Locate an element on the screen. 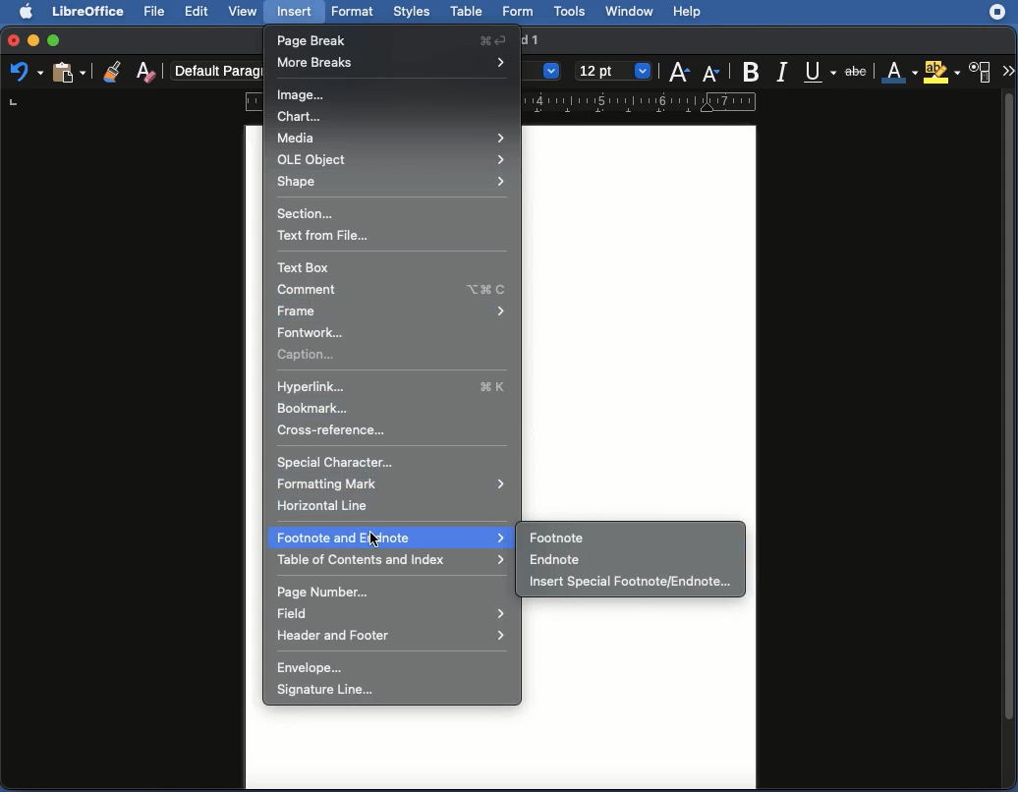 The width and height of the screenshot is (1018, 792). Image is located at coordinates (302, 94).